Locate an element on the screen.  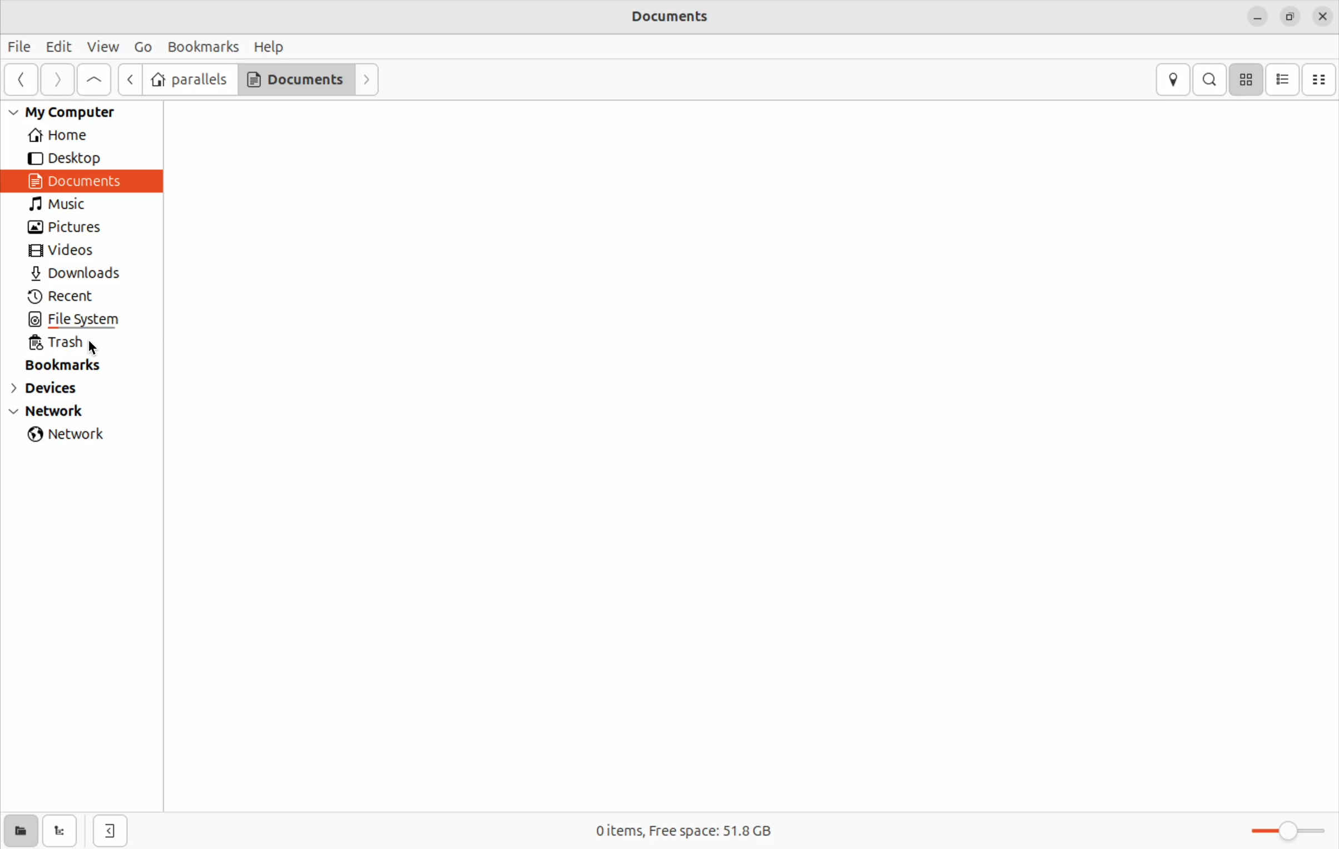
trash is located at coordinates (72, 344).